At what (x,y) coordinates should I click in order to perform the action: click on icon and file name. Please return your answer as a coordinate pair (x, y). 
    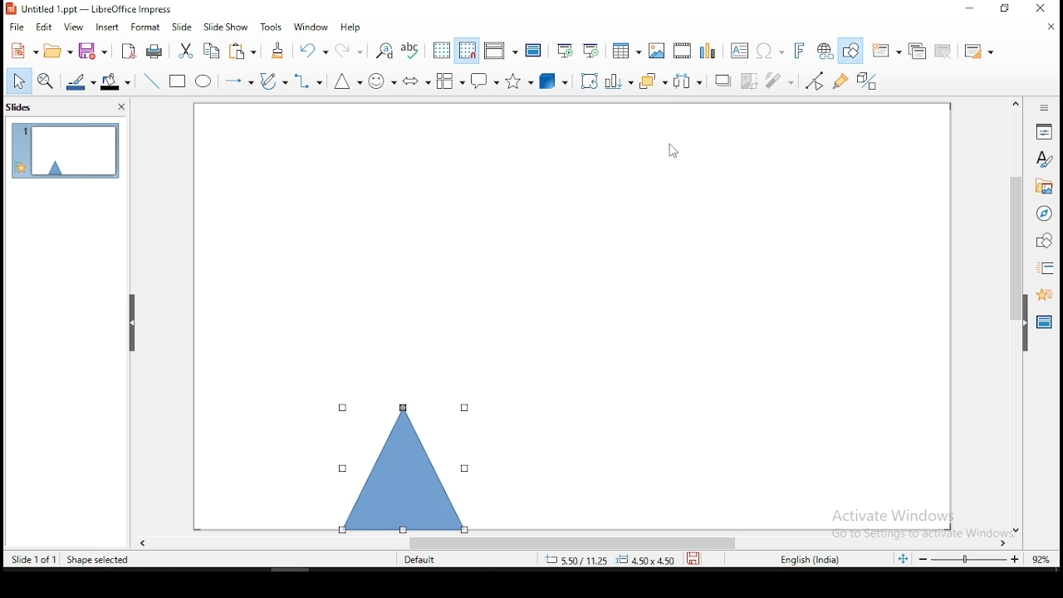
    Looking at the image, I should click on (92, 9).